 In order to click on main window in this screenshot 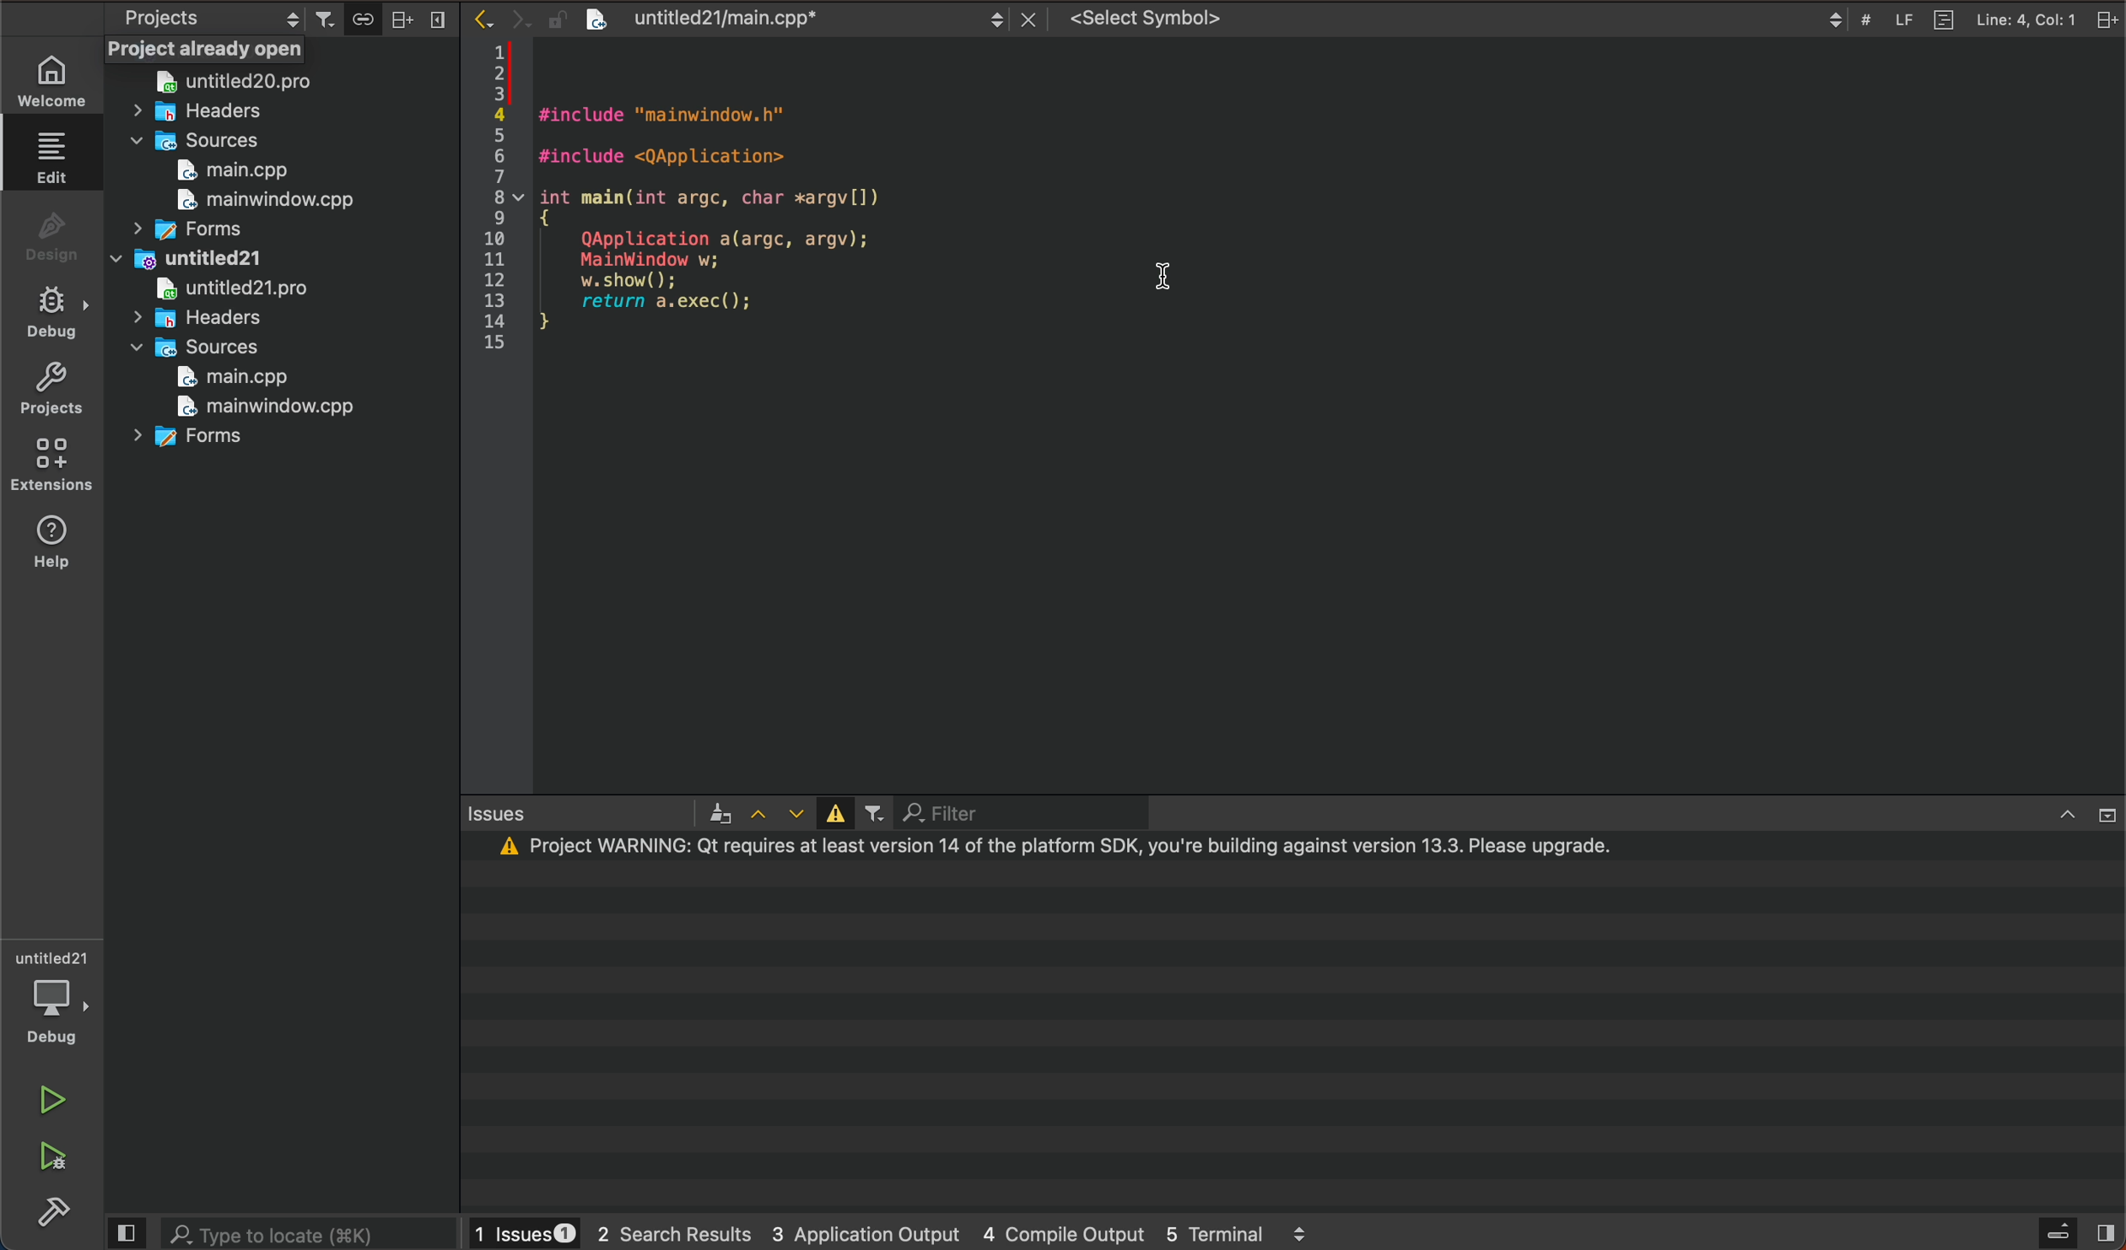, I will do `click(254, 406)`.